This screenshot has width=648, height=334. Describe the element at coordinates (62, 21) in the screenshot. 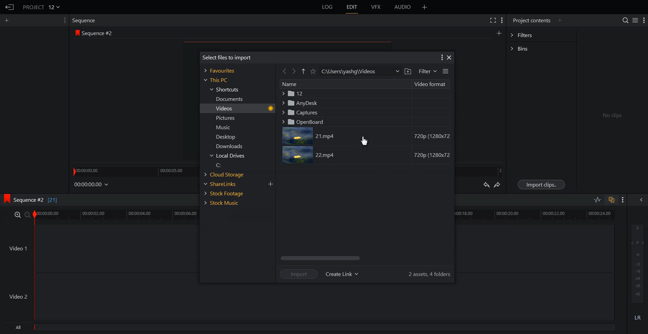

I see `Show Setting Menu` at that location.